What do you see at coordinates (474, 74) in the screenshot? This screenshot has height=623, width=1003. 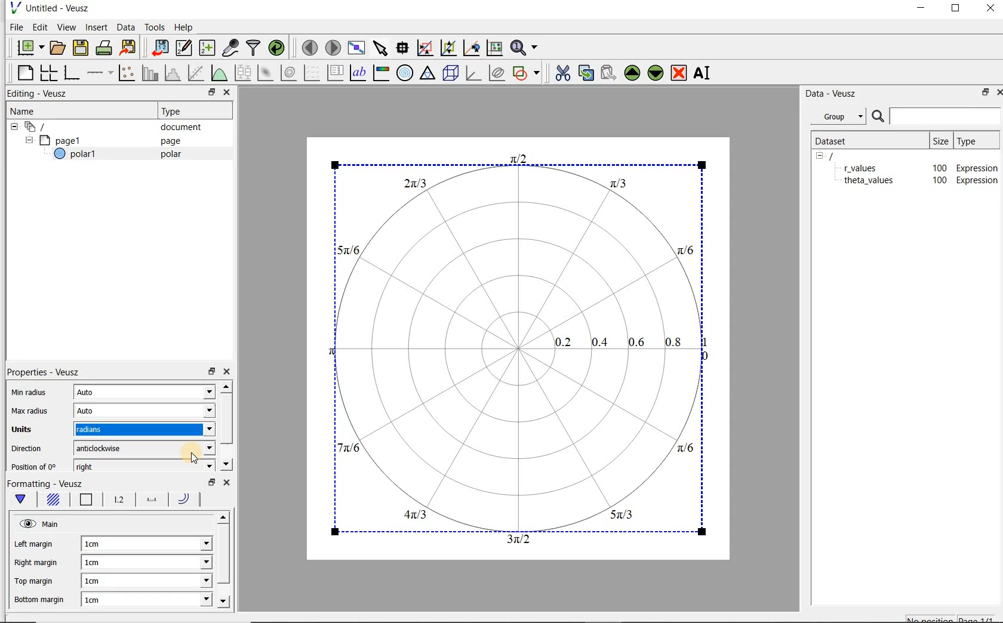 I see `3d graph` at bounding box center [474, 74].